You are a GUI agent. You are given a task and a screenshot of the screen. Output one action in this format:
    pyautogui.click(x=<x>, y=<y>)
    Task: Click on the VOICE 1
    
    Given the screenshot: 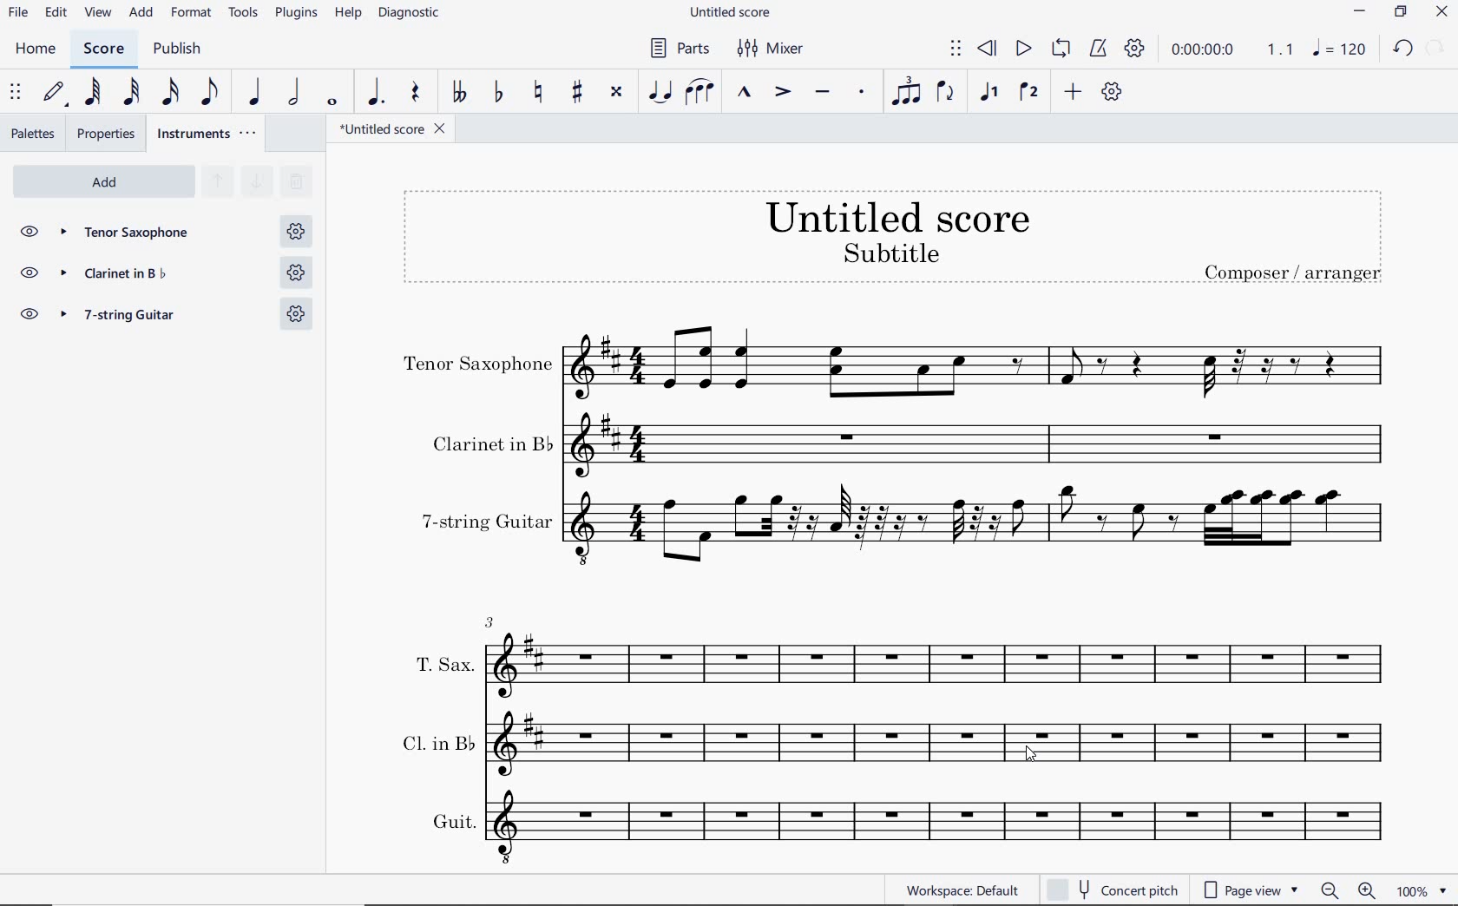 What is the action you would take?
    pyautogui.click(x=988, y=94)
    